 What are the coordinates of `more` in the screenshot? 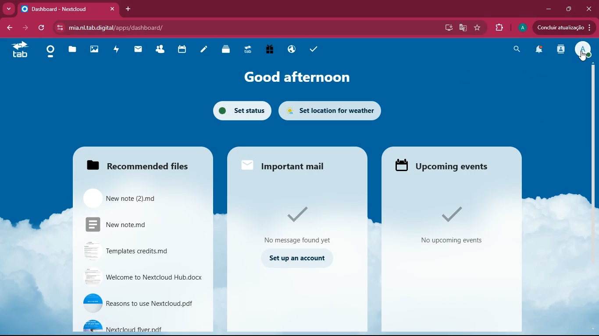 It's located at (9, 9).